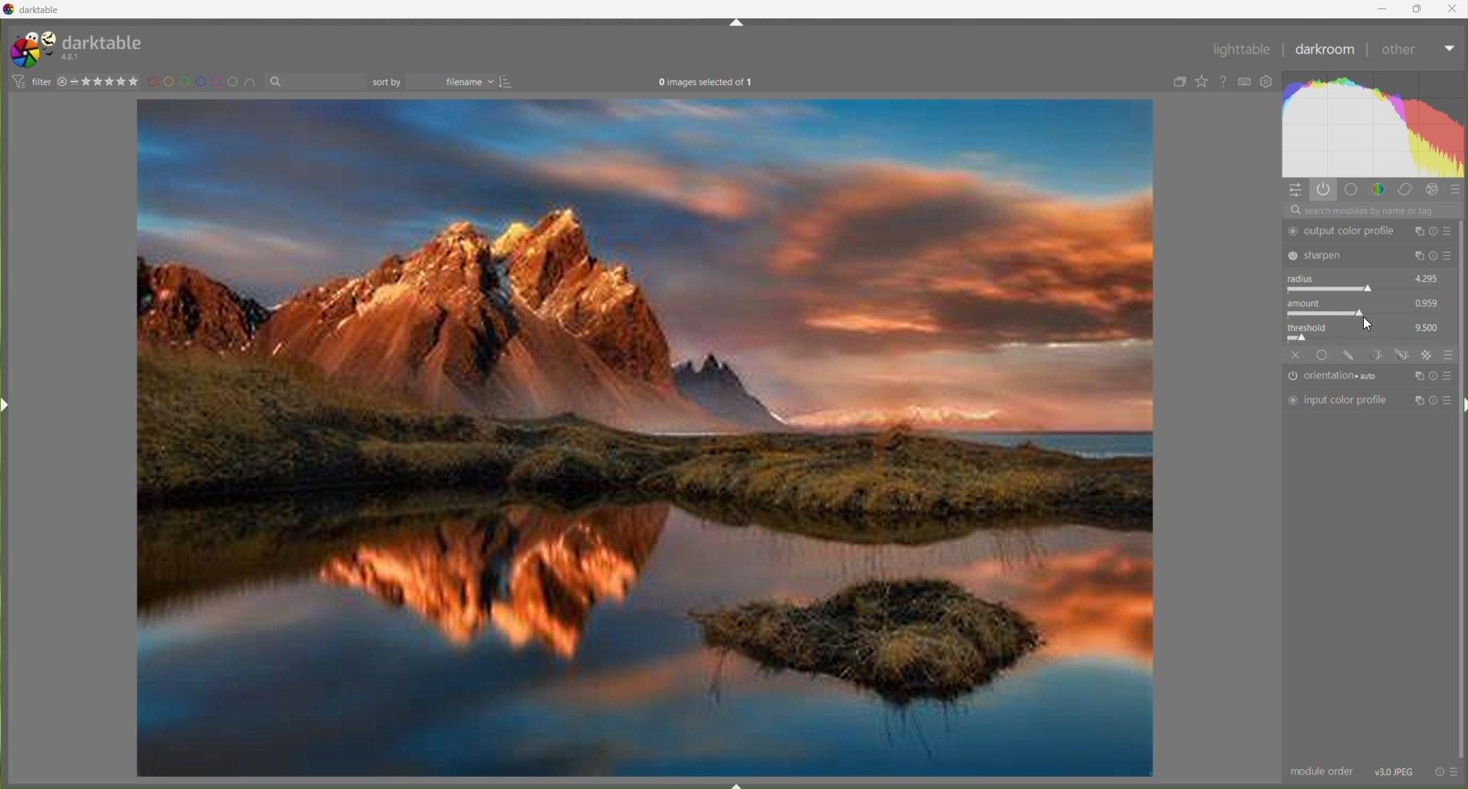  Describe the element at coordinates (1434, 401) in the screenshot. I see `copy, reset and presets` at that location.